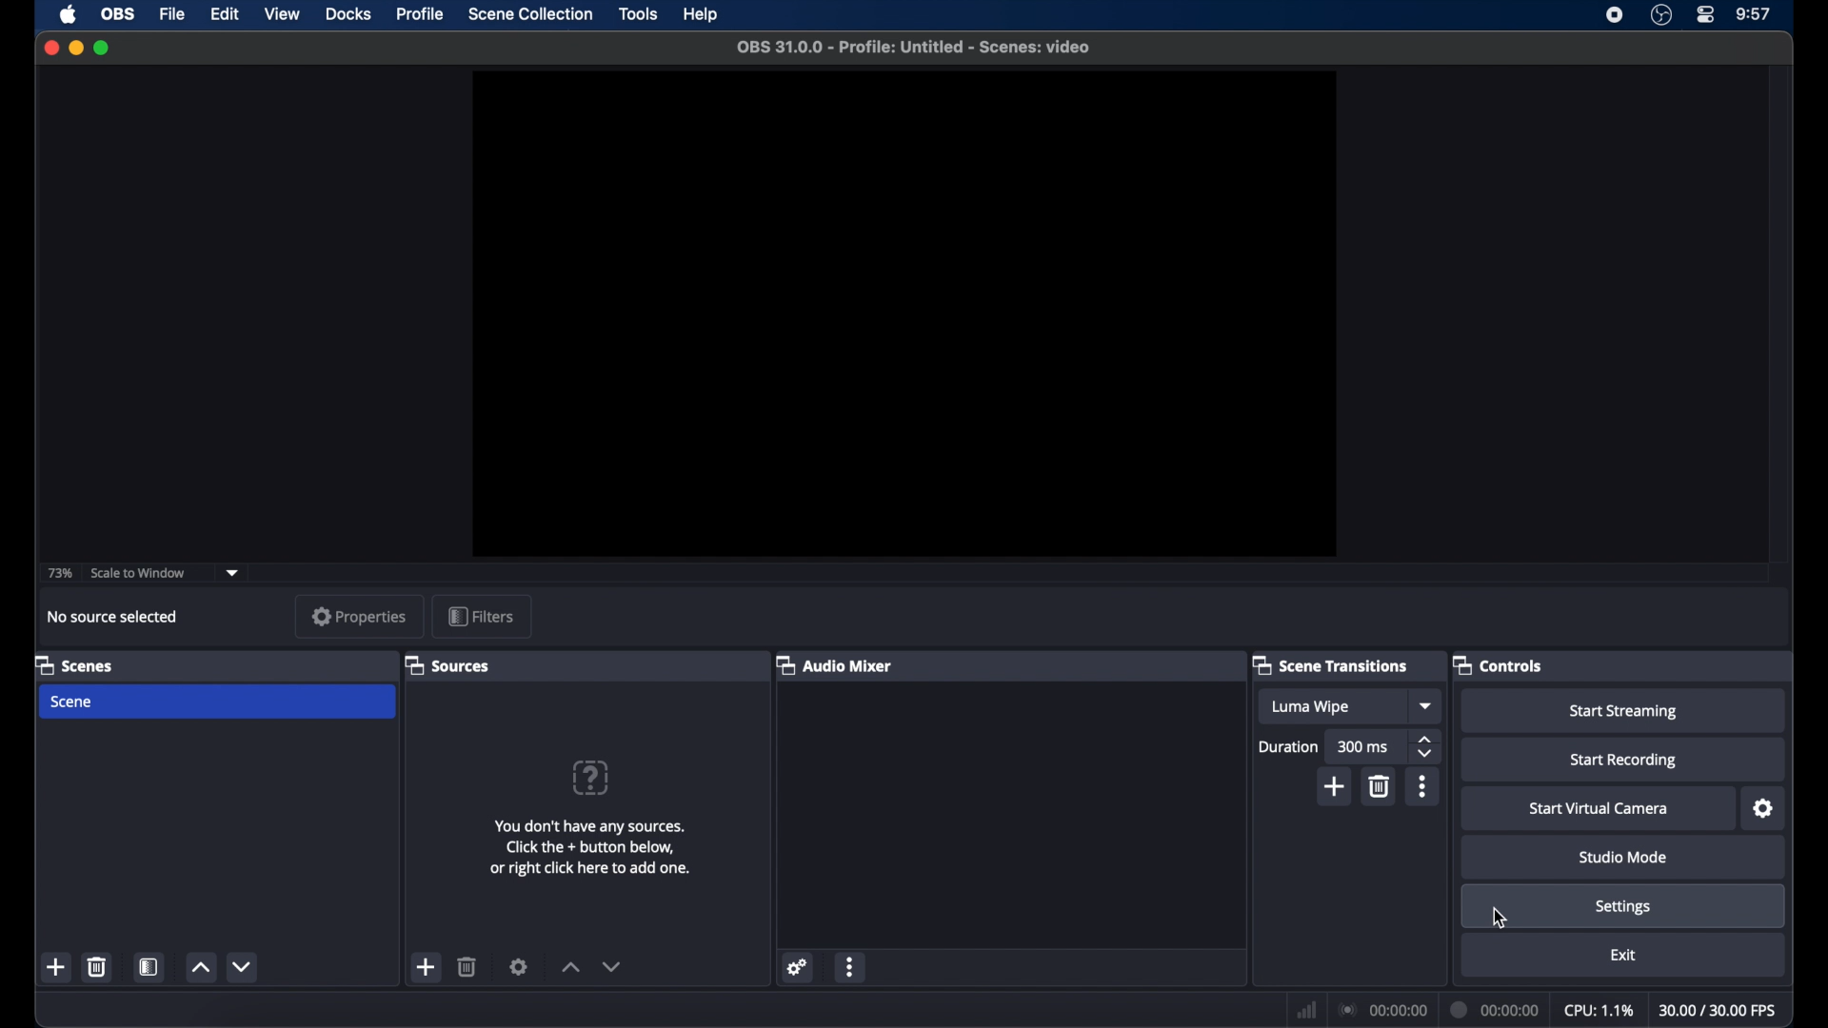 This screenshot has width=1828, height=1028. Describe the element at coordinates (1498, 664) in the screenshot. I see `controls` at that location.